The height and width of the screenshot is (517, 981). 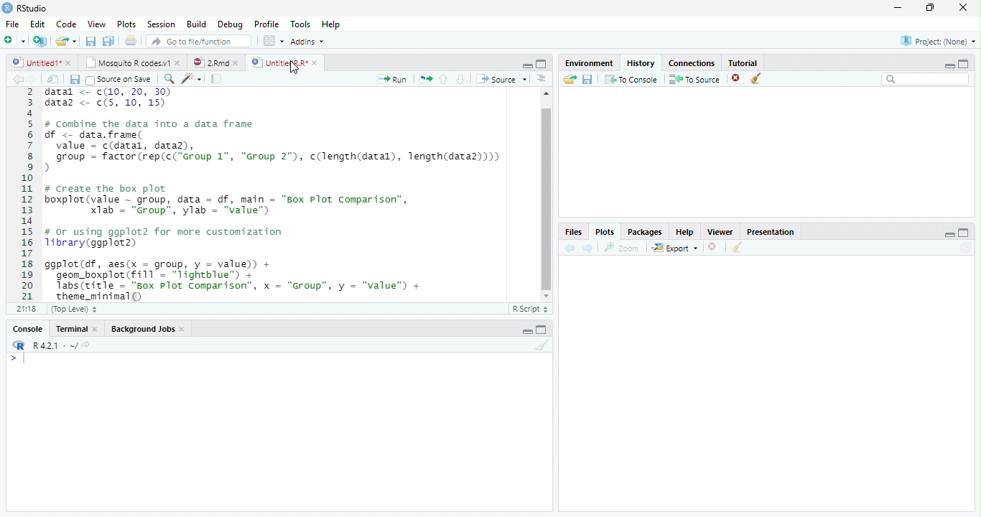 What do you see at coordinates (685, 231) in the screenshot?
I see `Help` at bounding box center [685, 231].